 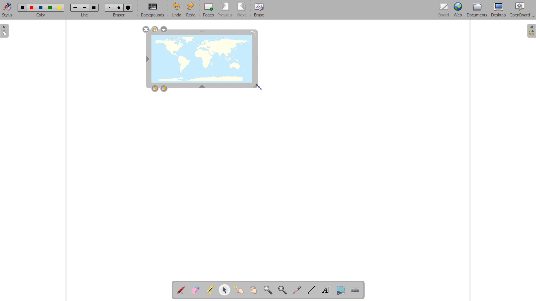 What do you see at coordinates (341, 290) in the screenshot?
I see `capture part of the screen` at bounding box center [341, 290].